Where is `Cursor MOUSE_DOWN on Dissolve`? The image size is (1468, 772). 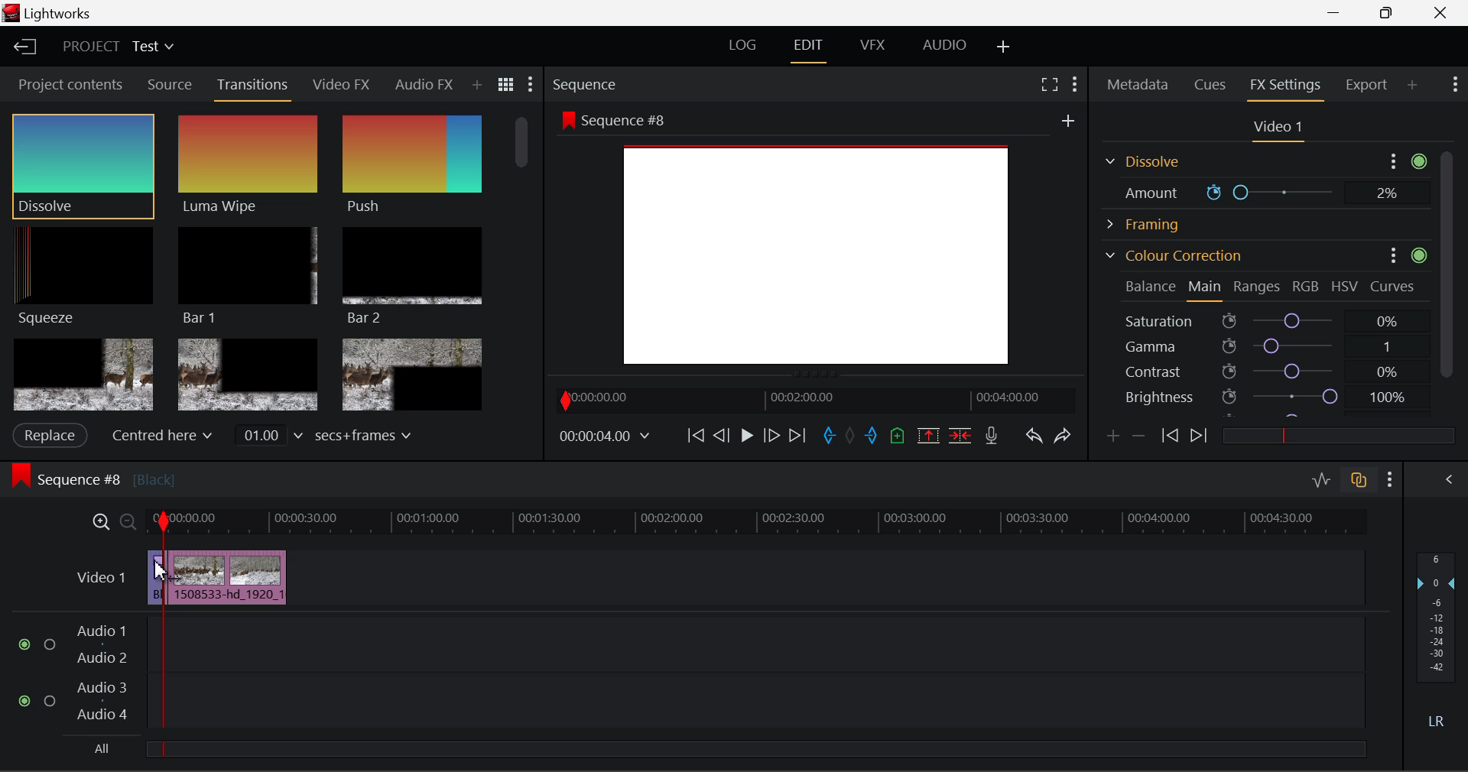
Cursor MOUSE_DOWN on Dissolve is located at coordinates (83, 165).